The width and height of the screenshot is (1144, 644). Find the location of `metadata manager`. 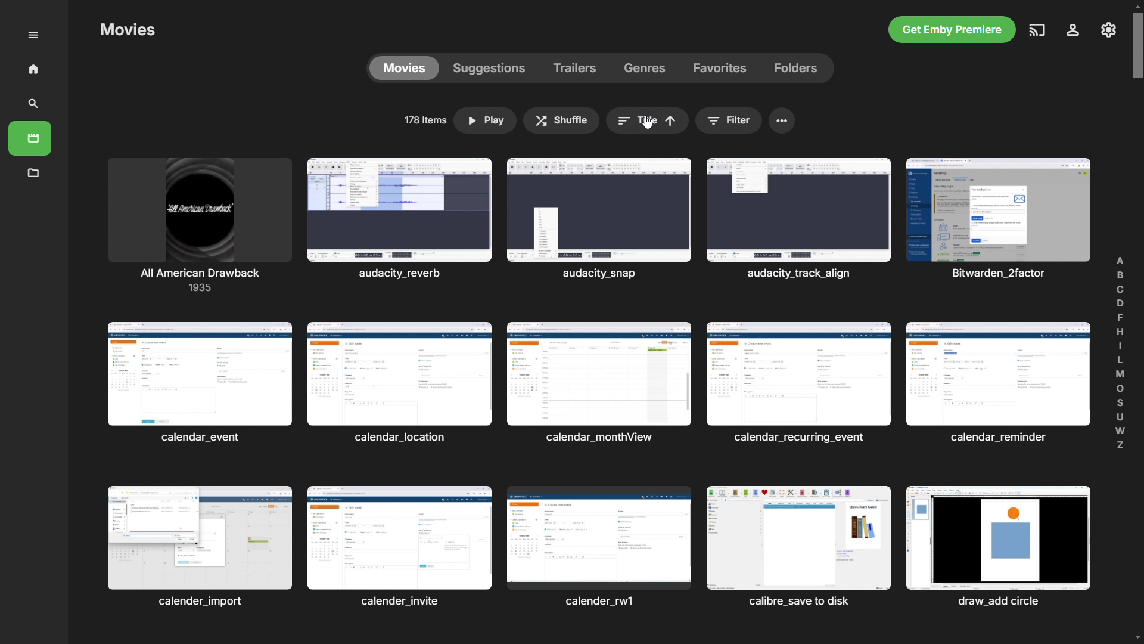

metadata manager is located at coordinates (35, 172).